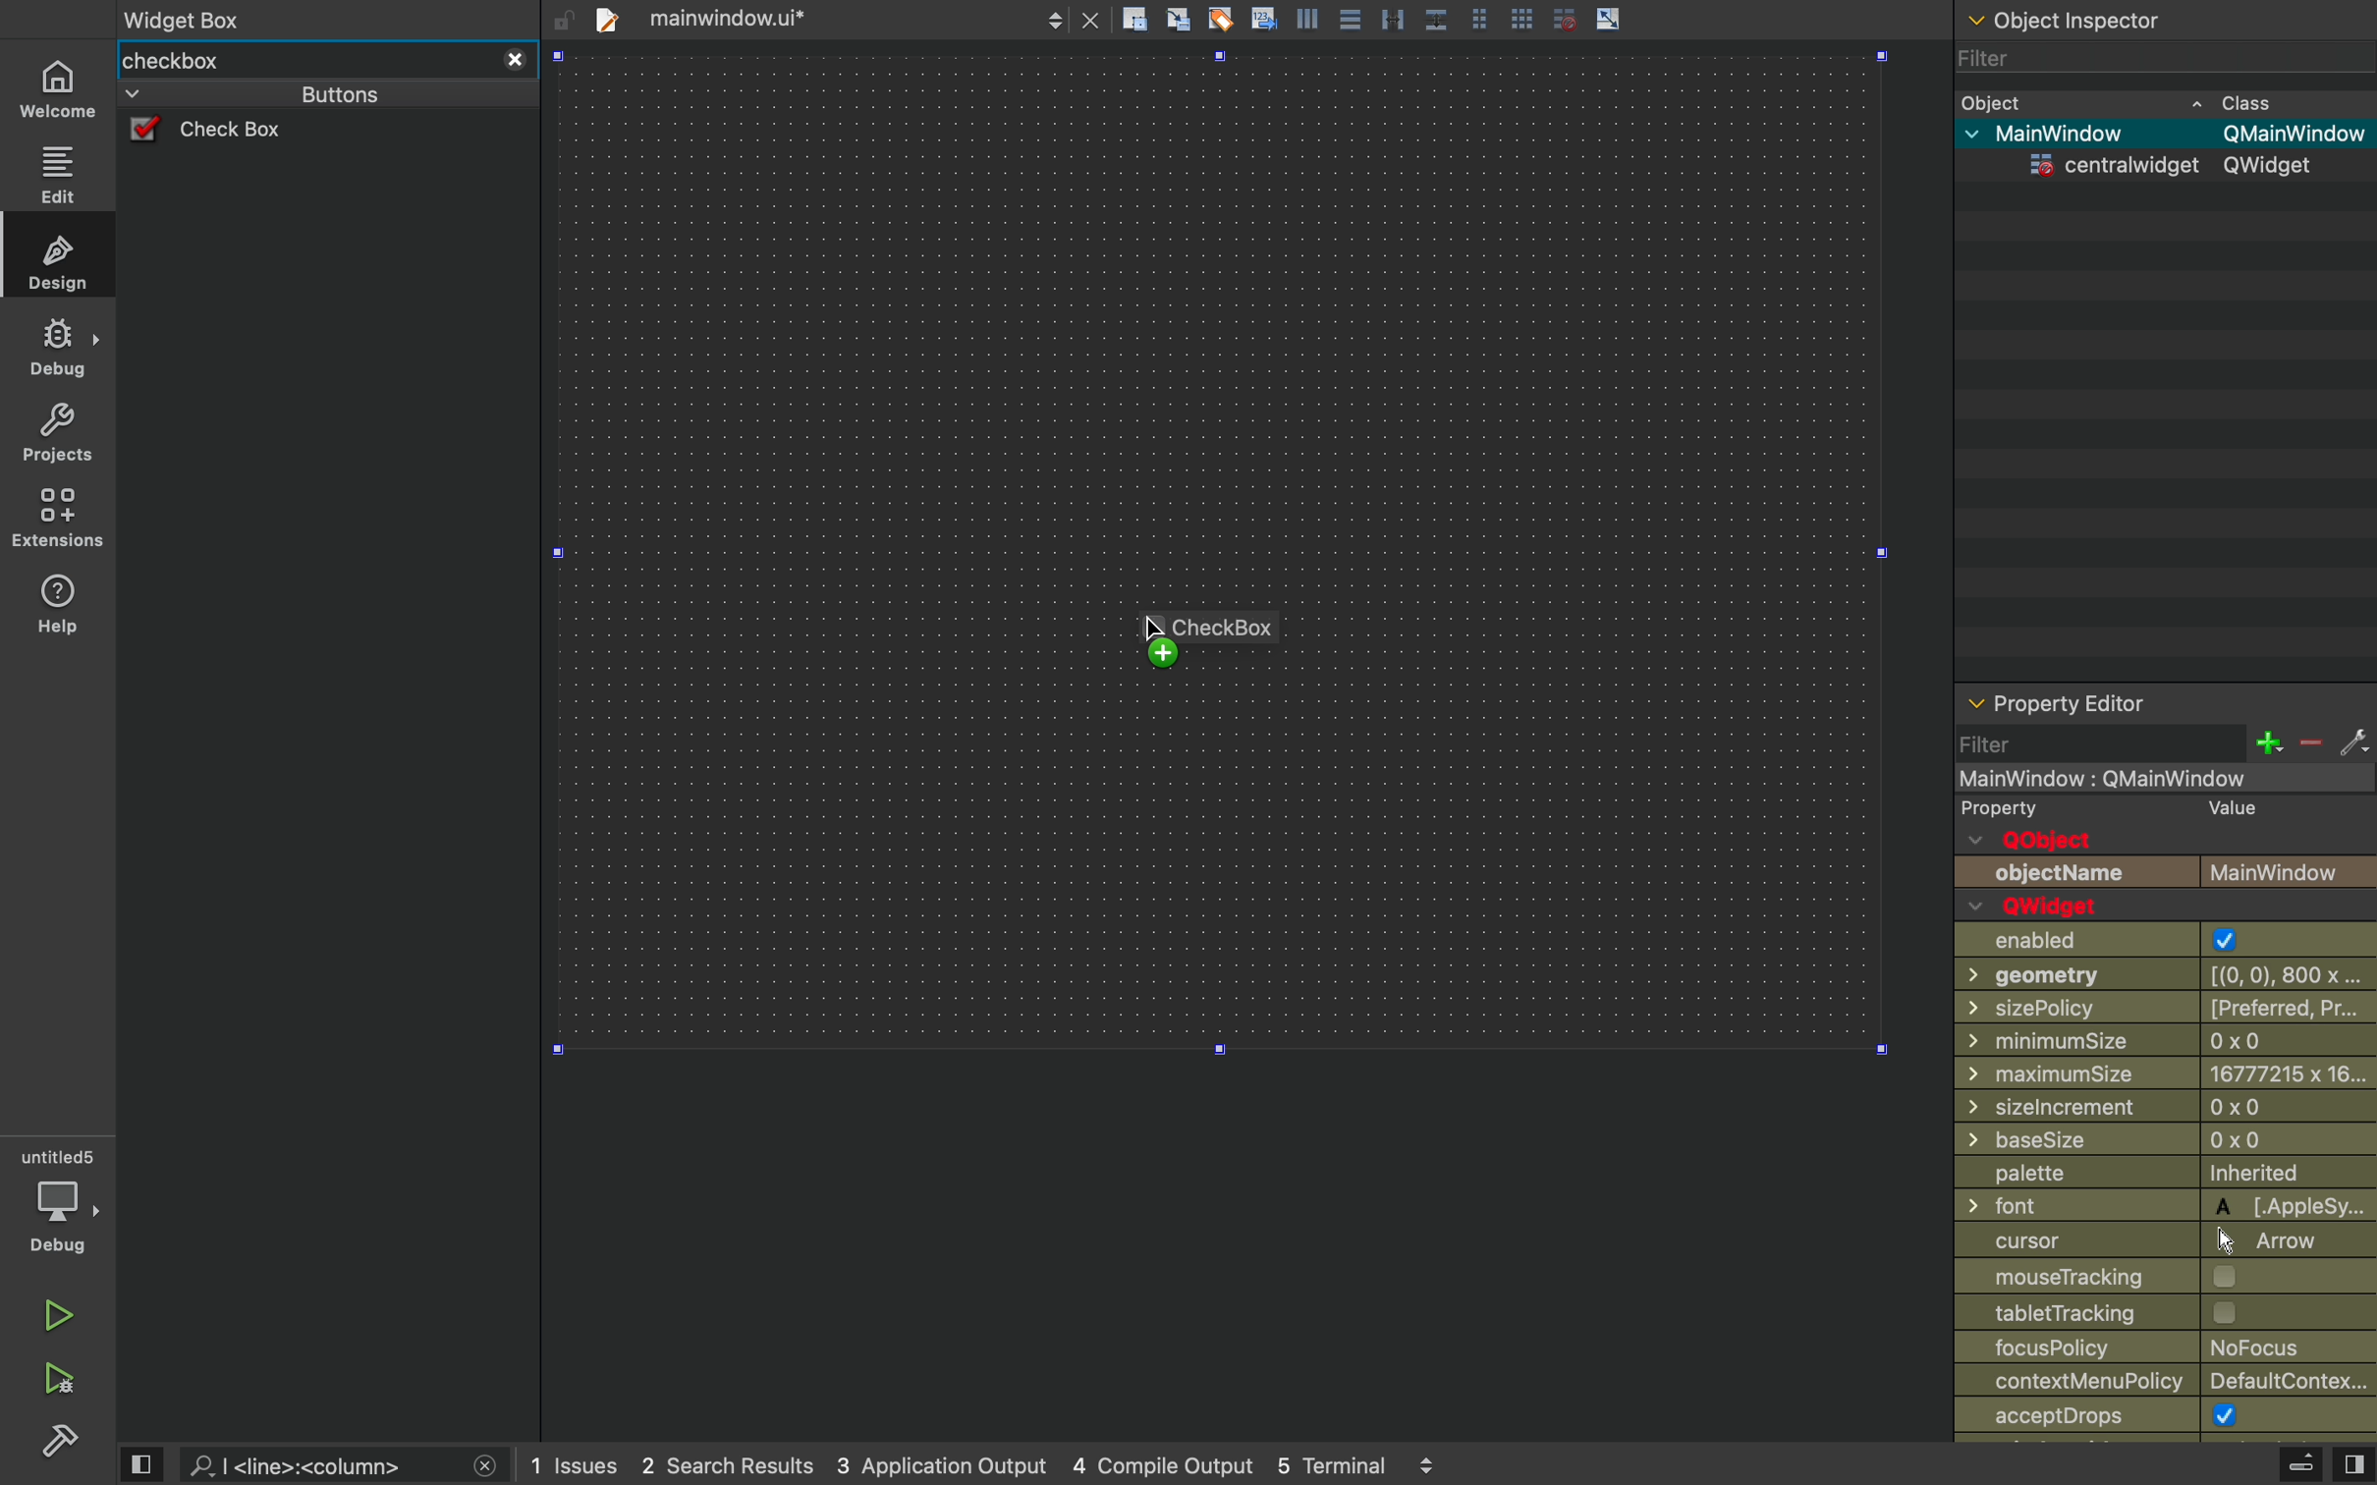 This screenshot has width=2377, height=1485. Describe the element at coordinates (57, 611) in the screenshot. I see `help` at that location.